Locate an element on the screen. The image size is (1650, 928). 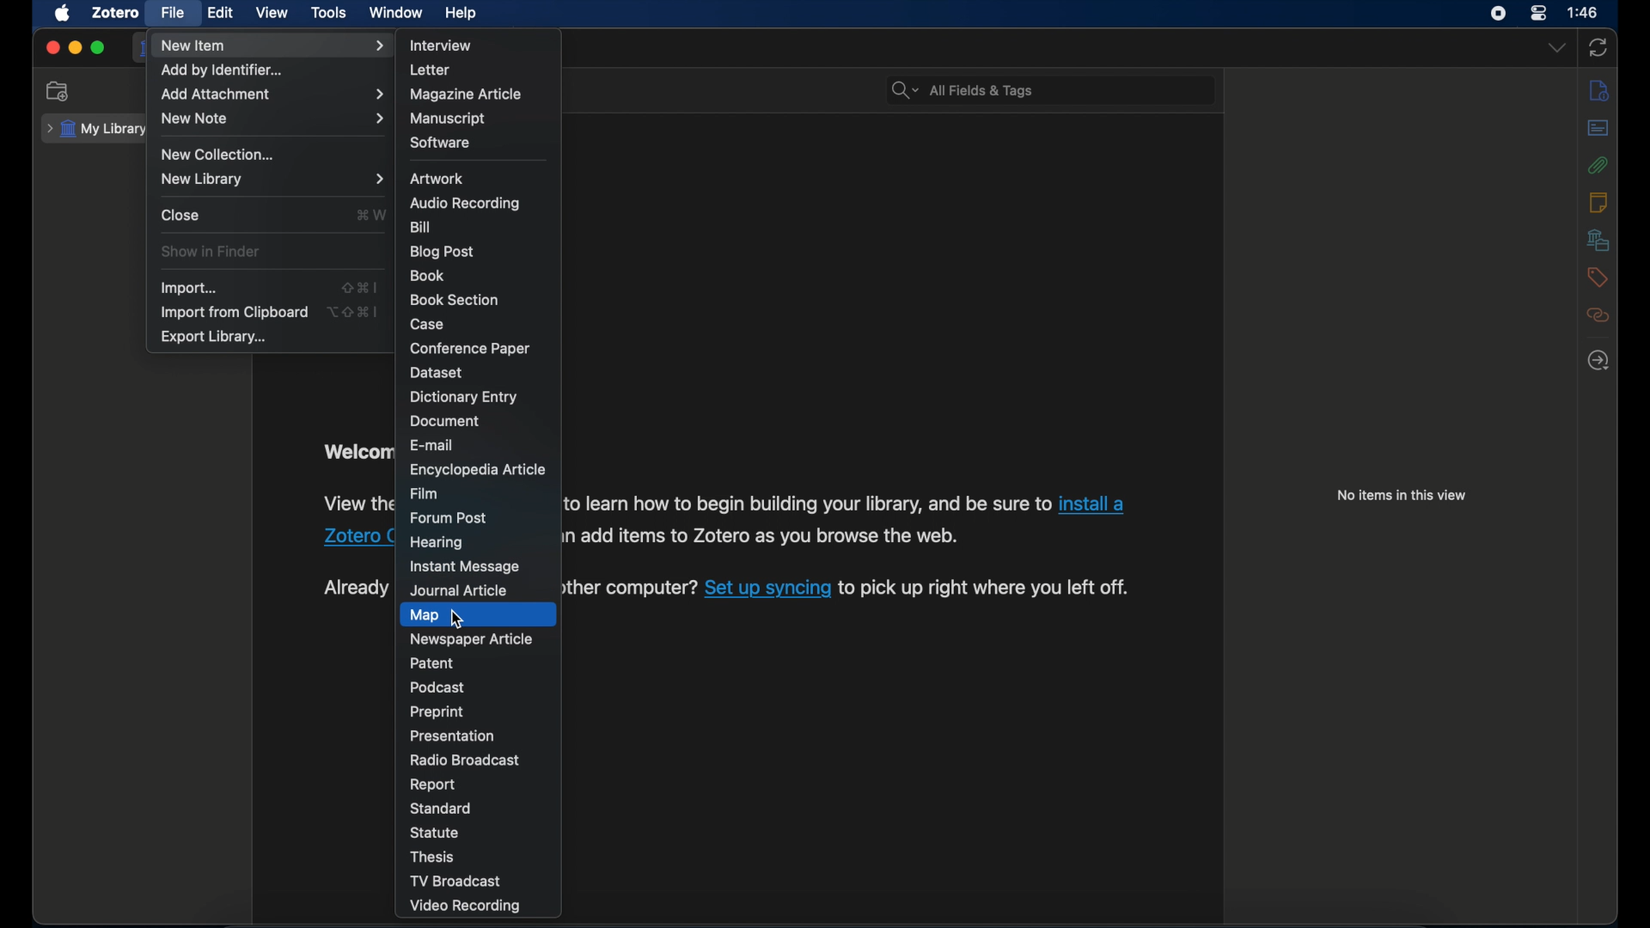
conference paper is located at coordinates (469, 350).